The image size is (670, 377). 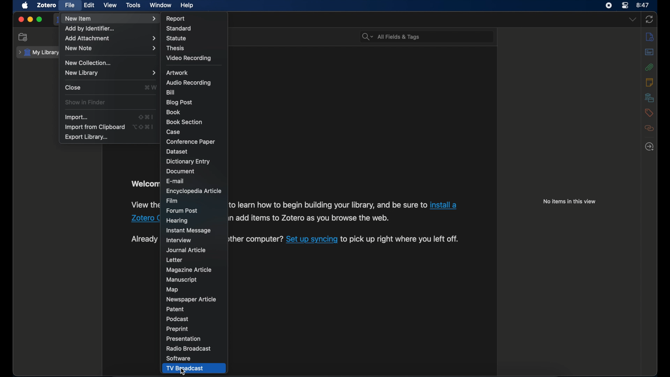 What do you see at coordinates (650, 68) in the screenshot?
I see `attachments` at bounding box center [650, 68].